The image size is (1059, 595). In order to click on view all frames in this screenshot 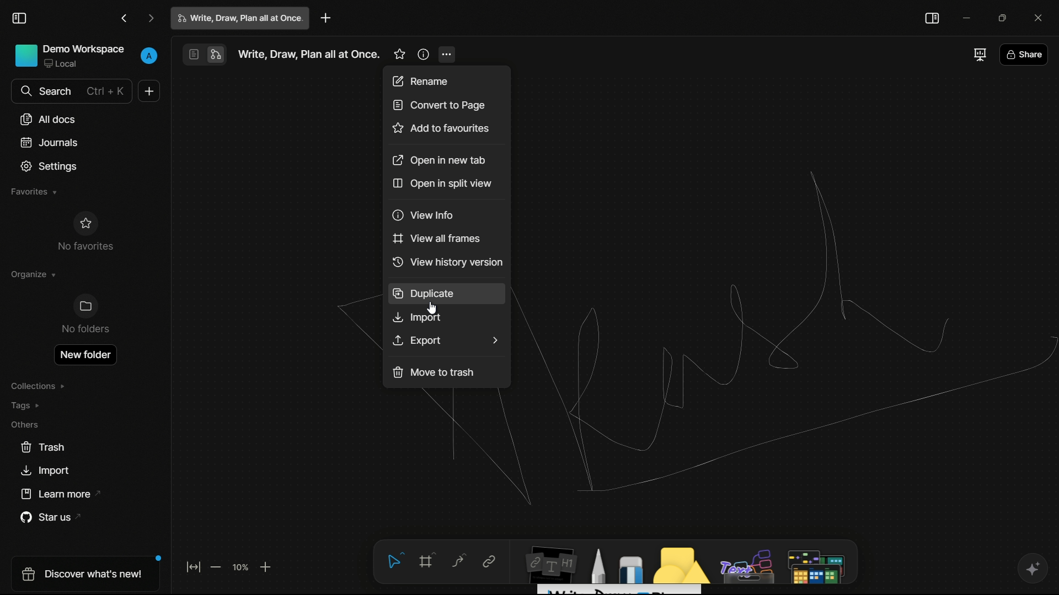, I will do `click(436, 238)`.